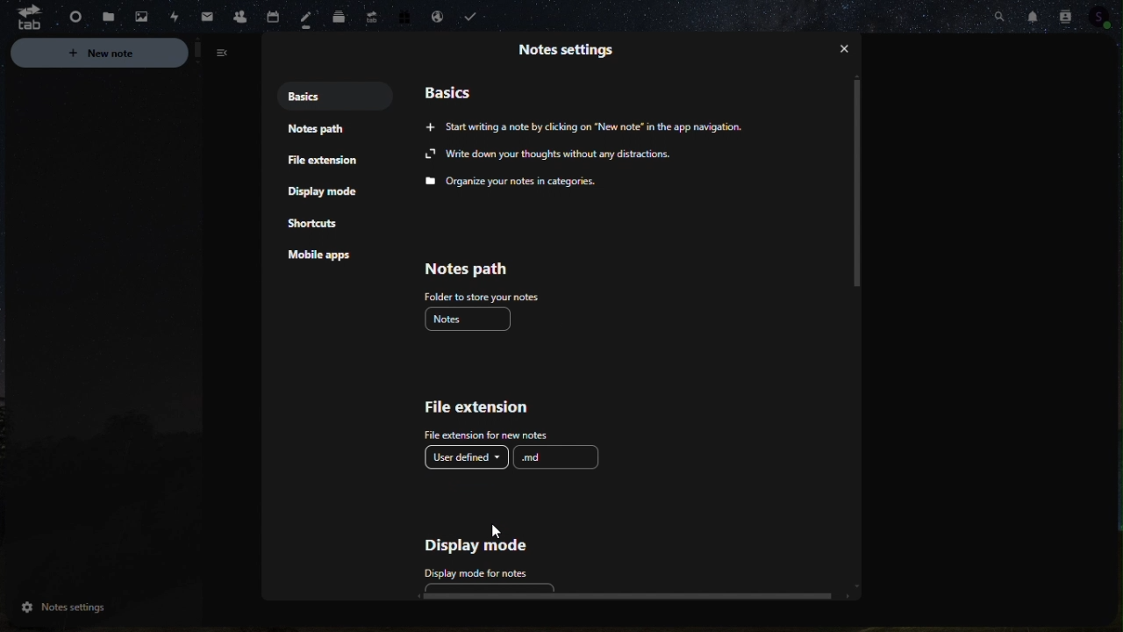 Image resolution: width=1123 pixels, height=632 pixels. Describe the element at coordinates (1031, 14) in the screenshot. I see `notifications` at that location.